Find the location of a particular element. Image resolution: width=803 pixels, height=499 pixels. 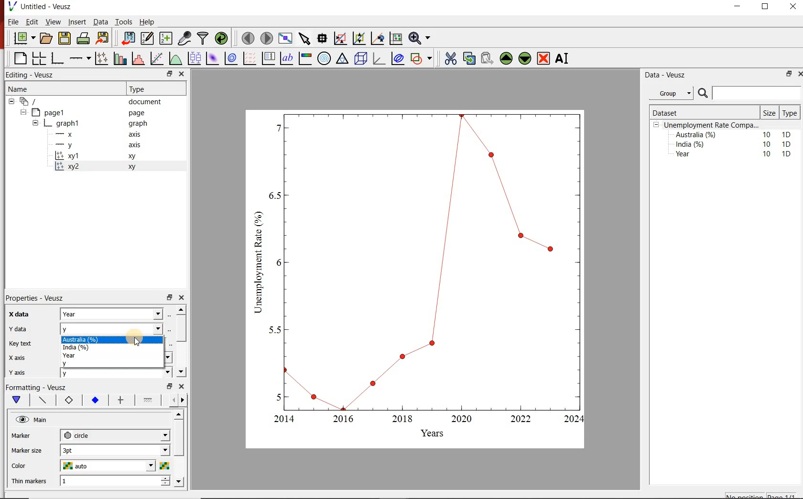

auto is located at coordinates (109, 466).